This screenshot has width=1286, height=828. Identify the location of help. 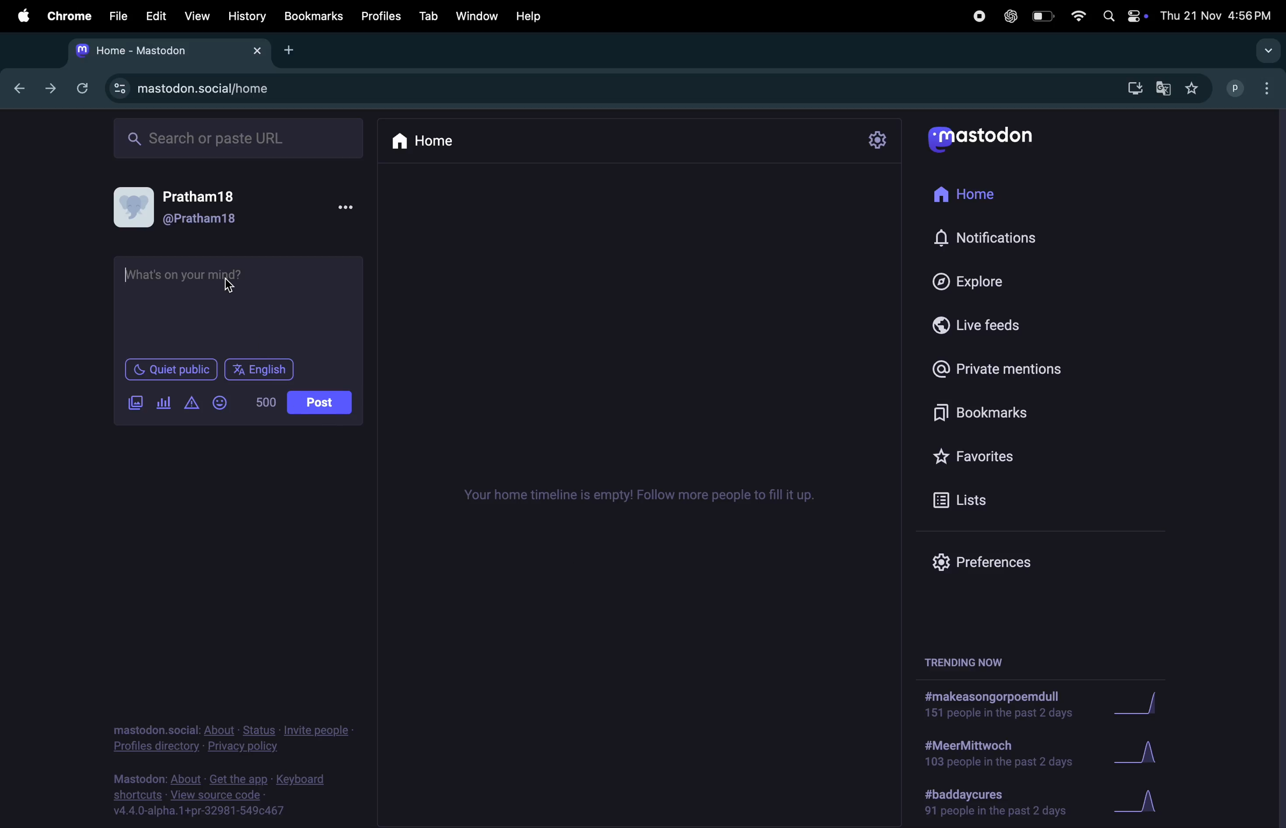
(530, 16).